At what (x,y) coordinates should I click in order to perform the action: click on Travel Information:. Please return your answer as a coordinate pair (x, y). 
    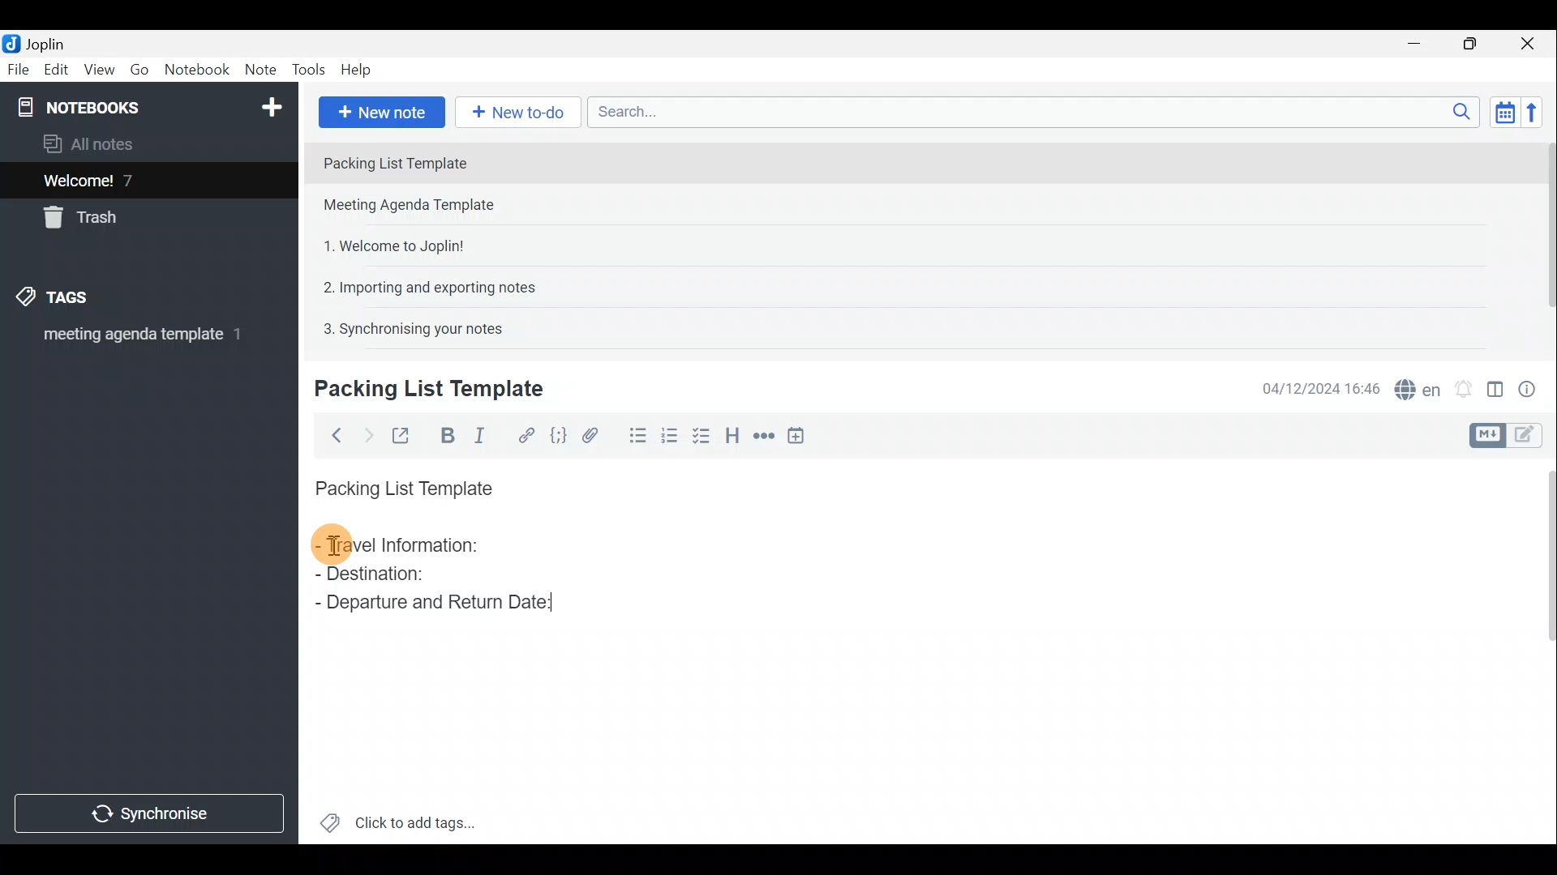
    Looking at the image, I should click on (411, 547).